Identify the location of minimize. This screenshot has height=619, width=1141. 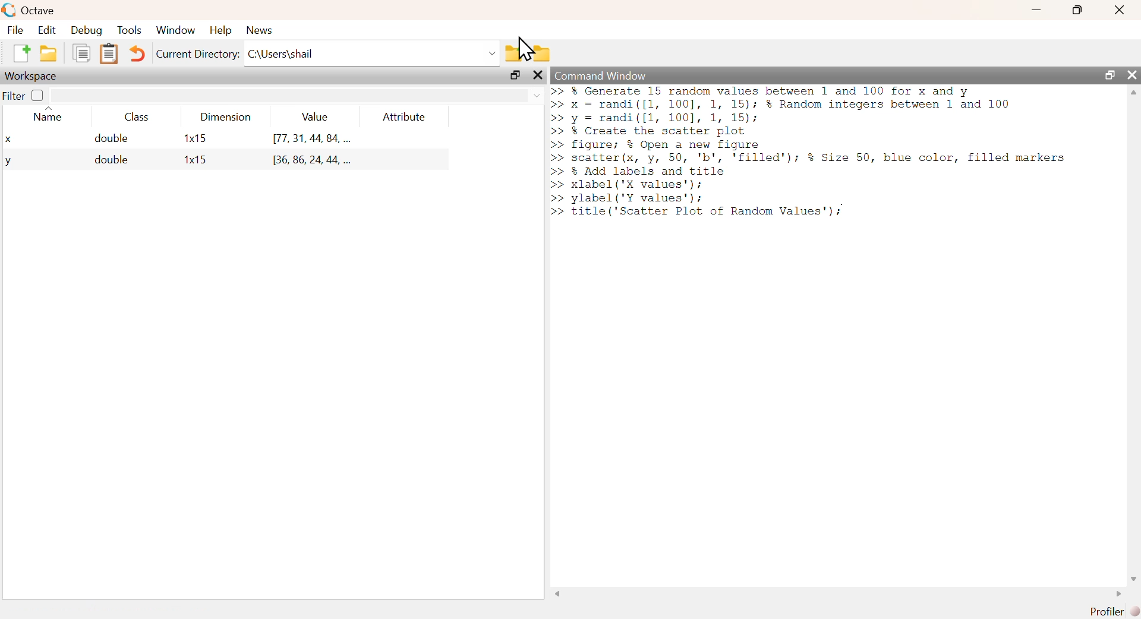
(1038, 10).